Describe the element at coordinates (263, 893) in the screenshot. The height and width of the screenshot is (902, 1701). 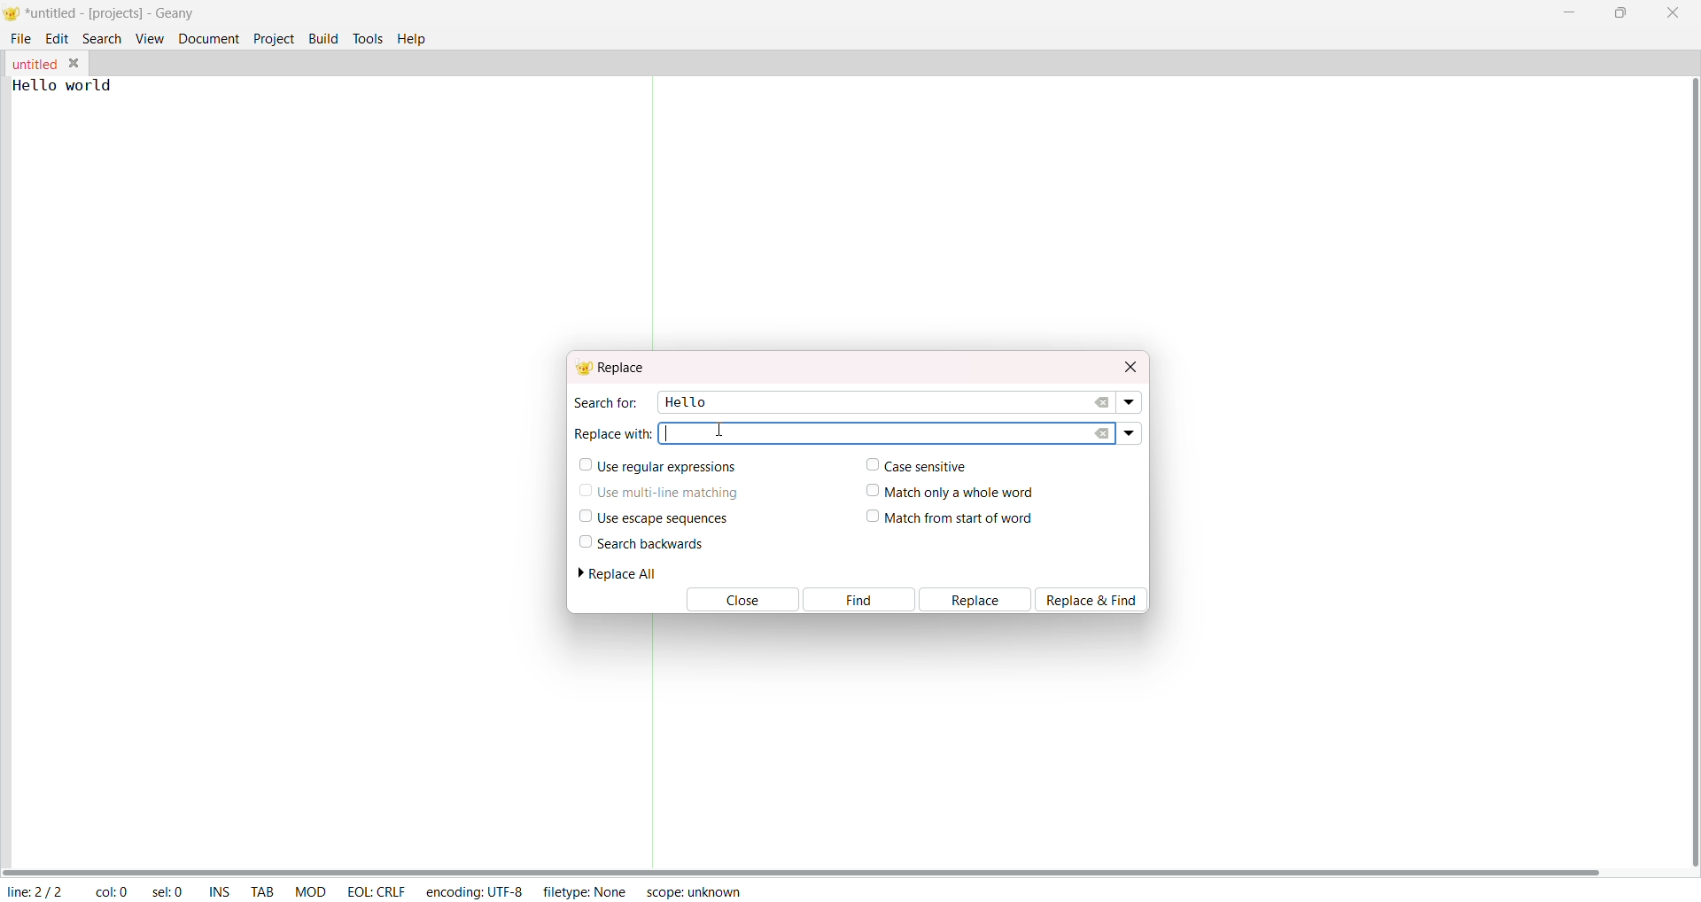
I see `tab` at that location.